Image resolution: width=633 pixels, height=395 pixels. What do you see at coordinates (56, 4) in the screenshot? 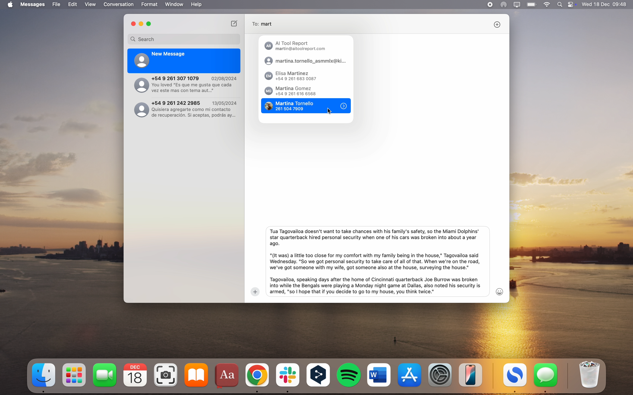
I see `file` at bounding box center [56, 4].